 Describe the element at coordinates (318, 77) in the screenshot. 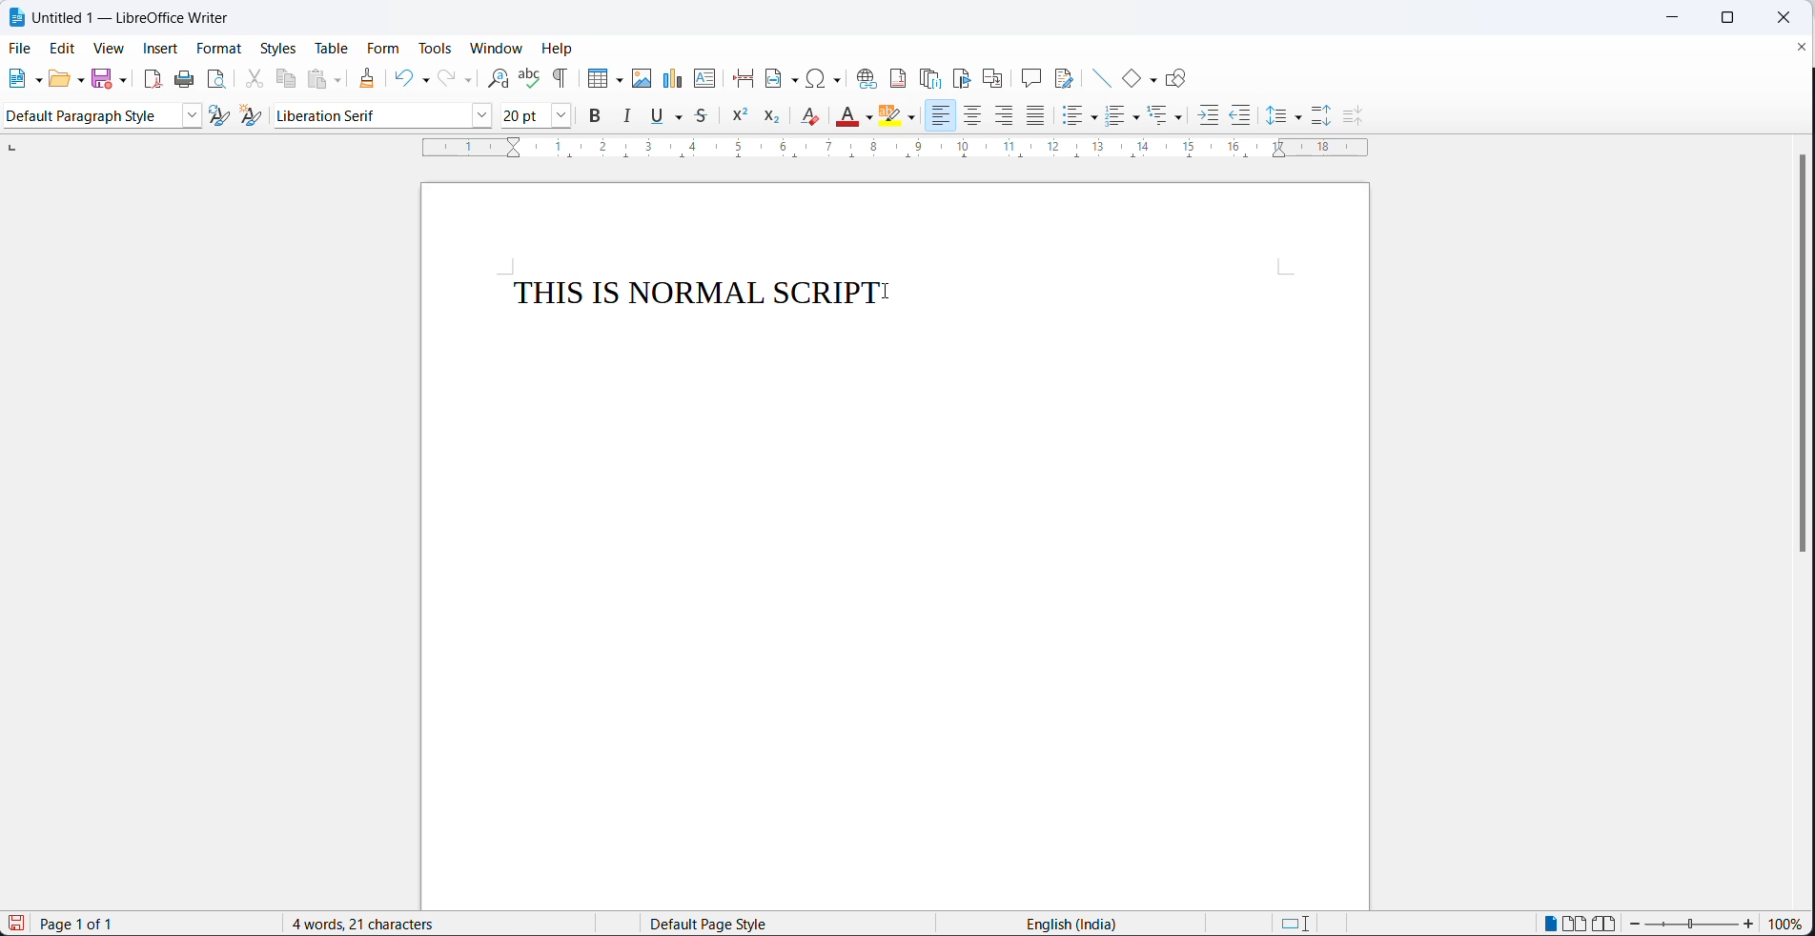

I see `paste` at that location.